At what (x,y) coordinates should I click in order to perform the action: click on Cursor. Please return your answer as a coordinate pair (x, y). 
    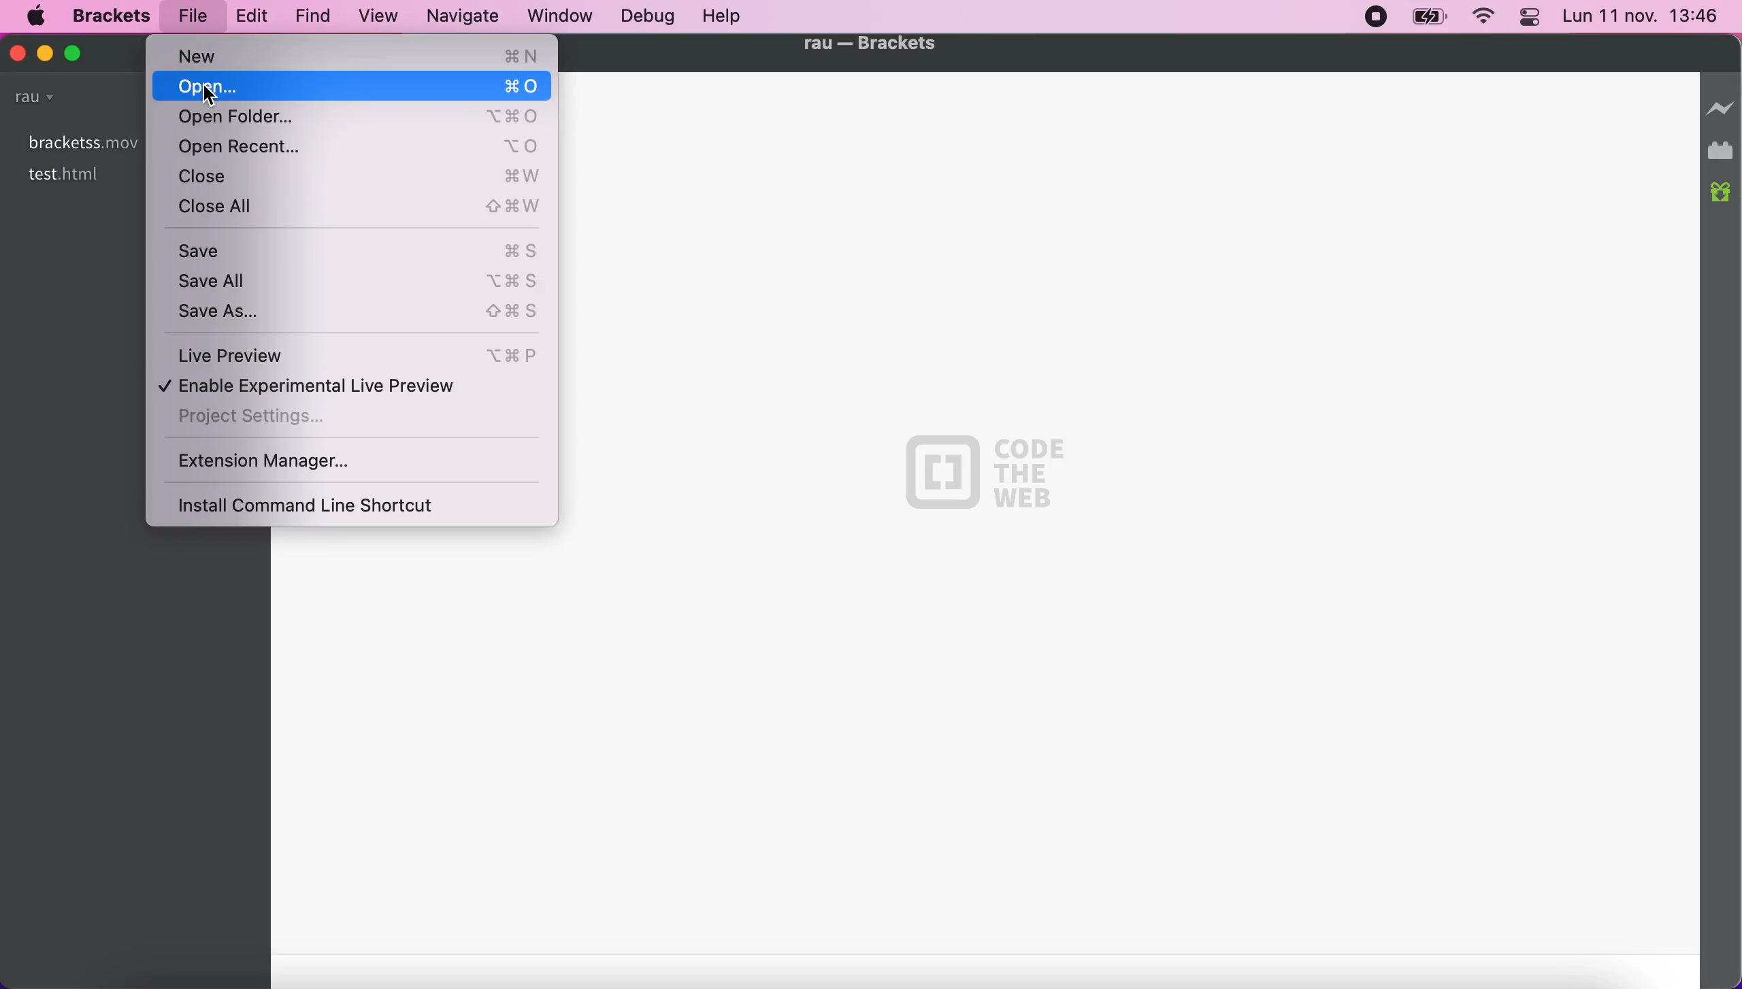
    Looking at the image, I should click on (203, 93).